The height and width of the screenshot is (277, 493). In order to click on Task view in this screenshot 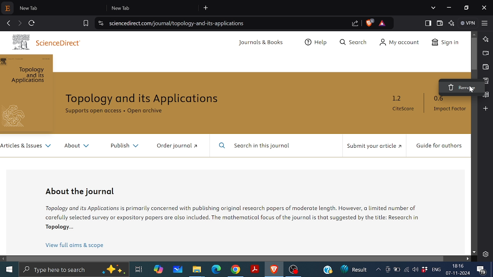, I will do `click(138, 270)`.